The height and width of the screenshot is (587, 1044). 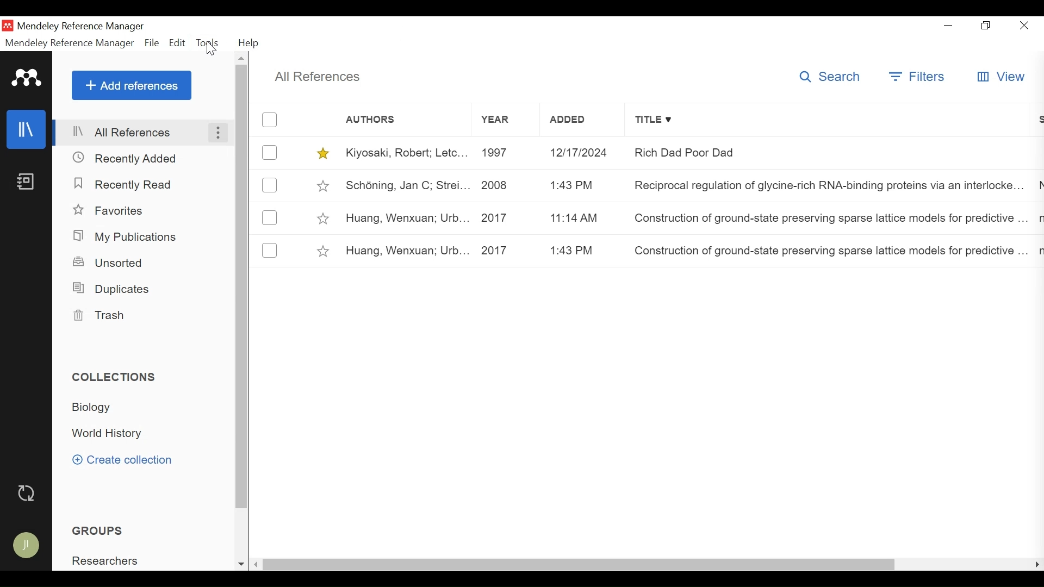 What do you see at coordinates (256, 566) in the screenshot?
I see `Scroll Left` at bounding box center [256, 566].